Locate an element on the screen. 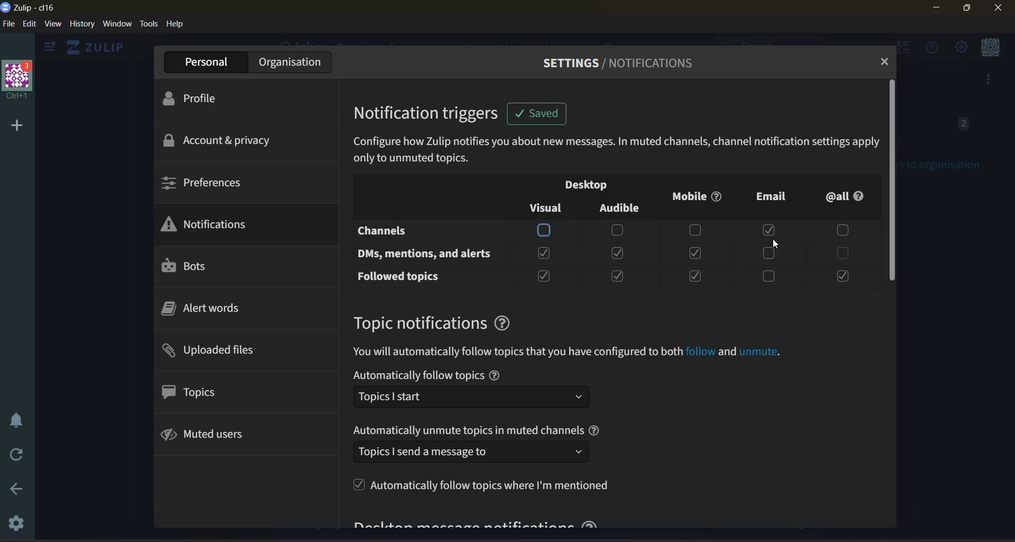 The image size is (1015, 542). checkbox is located at coordinates (619, 277).